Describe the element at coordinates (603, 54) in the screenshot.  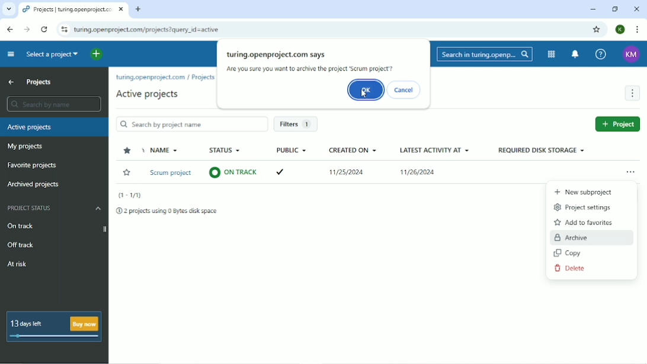
I see `Help` at that location.